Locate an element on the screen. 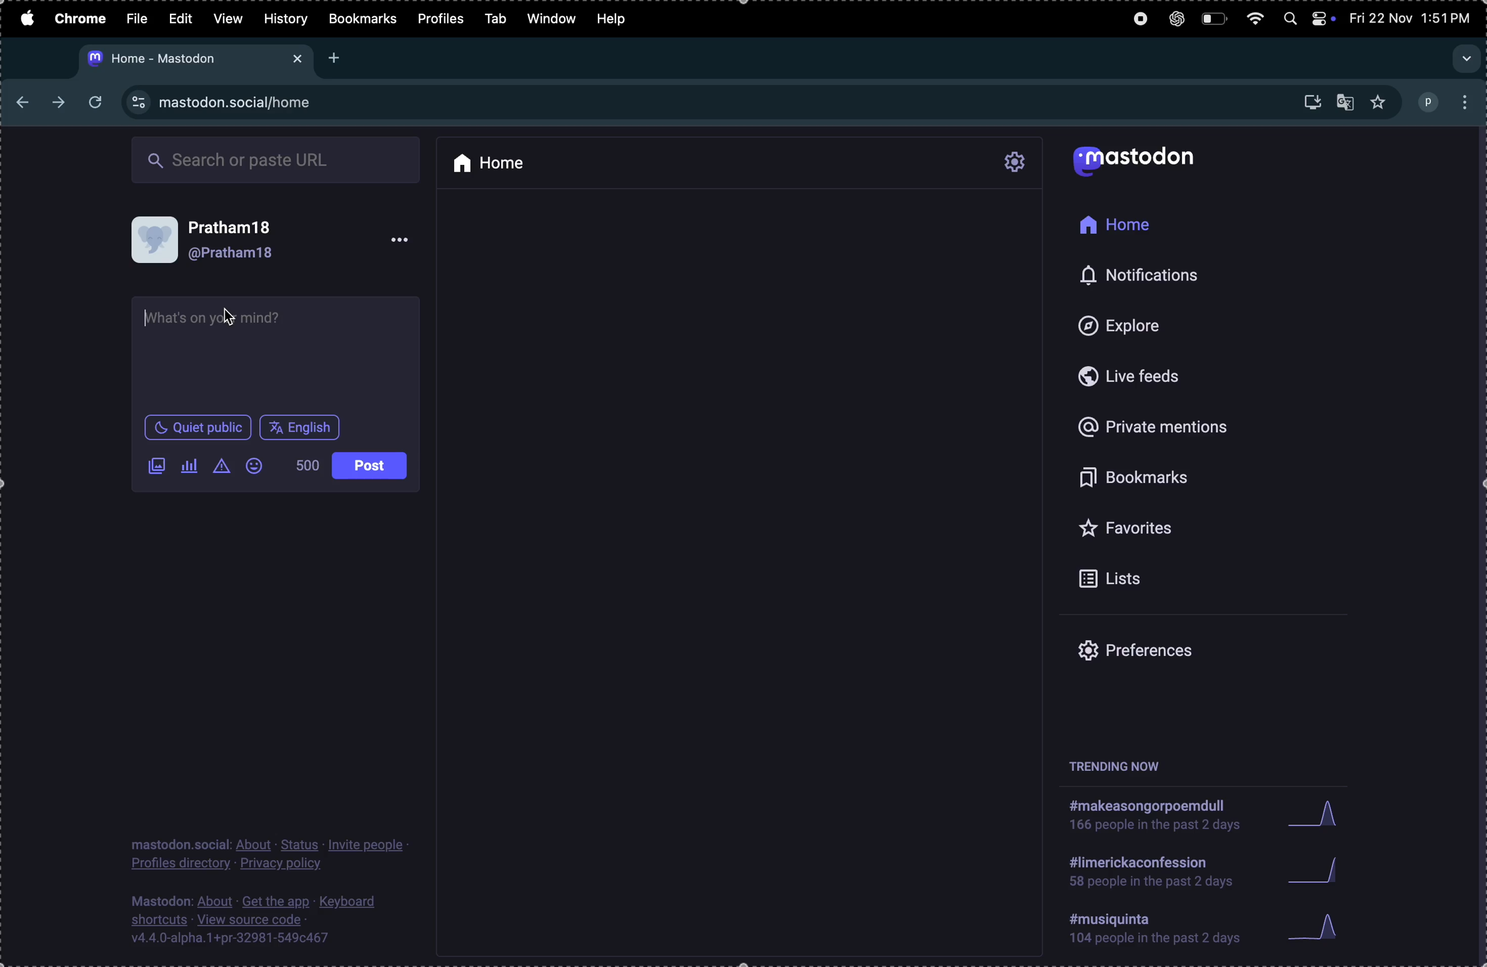  search tab is located at coordinates (1465, 59).